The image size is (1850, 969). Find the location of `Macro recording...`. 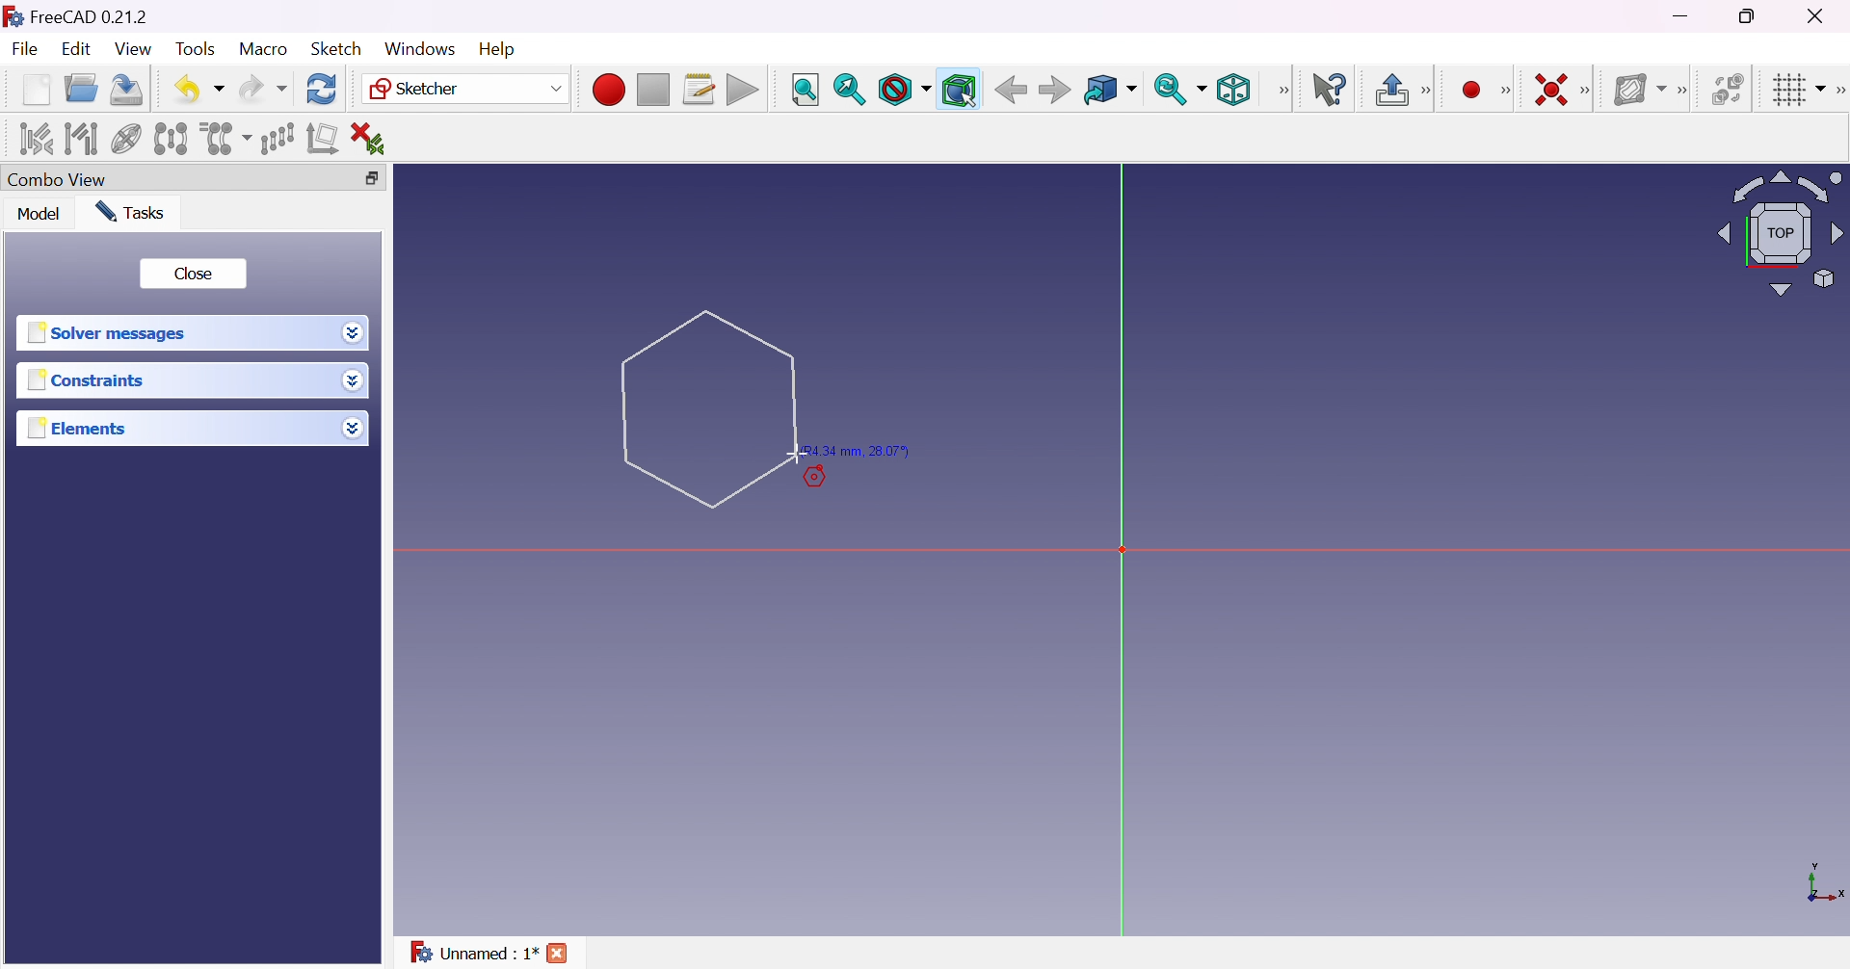

Macro recording... is located at coordinates (608, 90).